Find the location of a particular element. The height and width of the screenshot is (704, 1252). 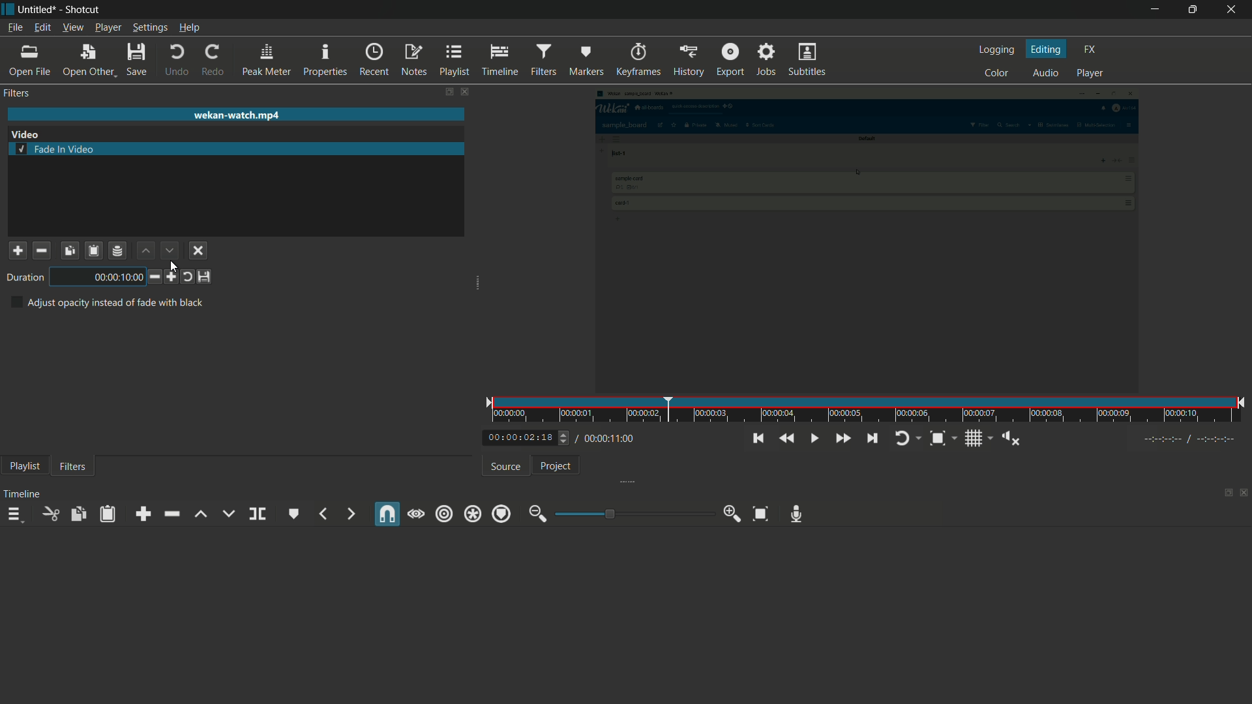

subtitles is located at coordinates (809, 60).